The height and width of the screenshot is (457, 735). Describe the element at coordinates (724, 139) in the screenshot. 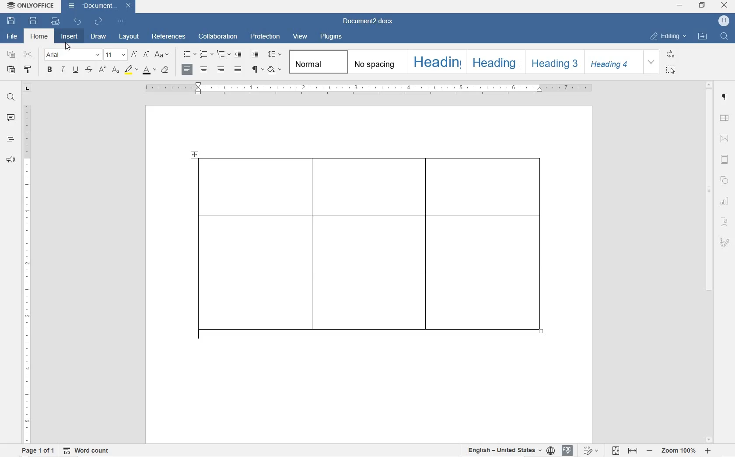

I see `image settings` at that location.